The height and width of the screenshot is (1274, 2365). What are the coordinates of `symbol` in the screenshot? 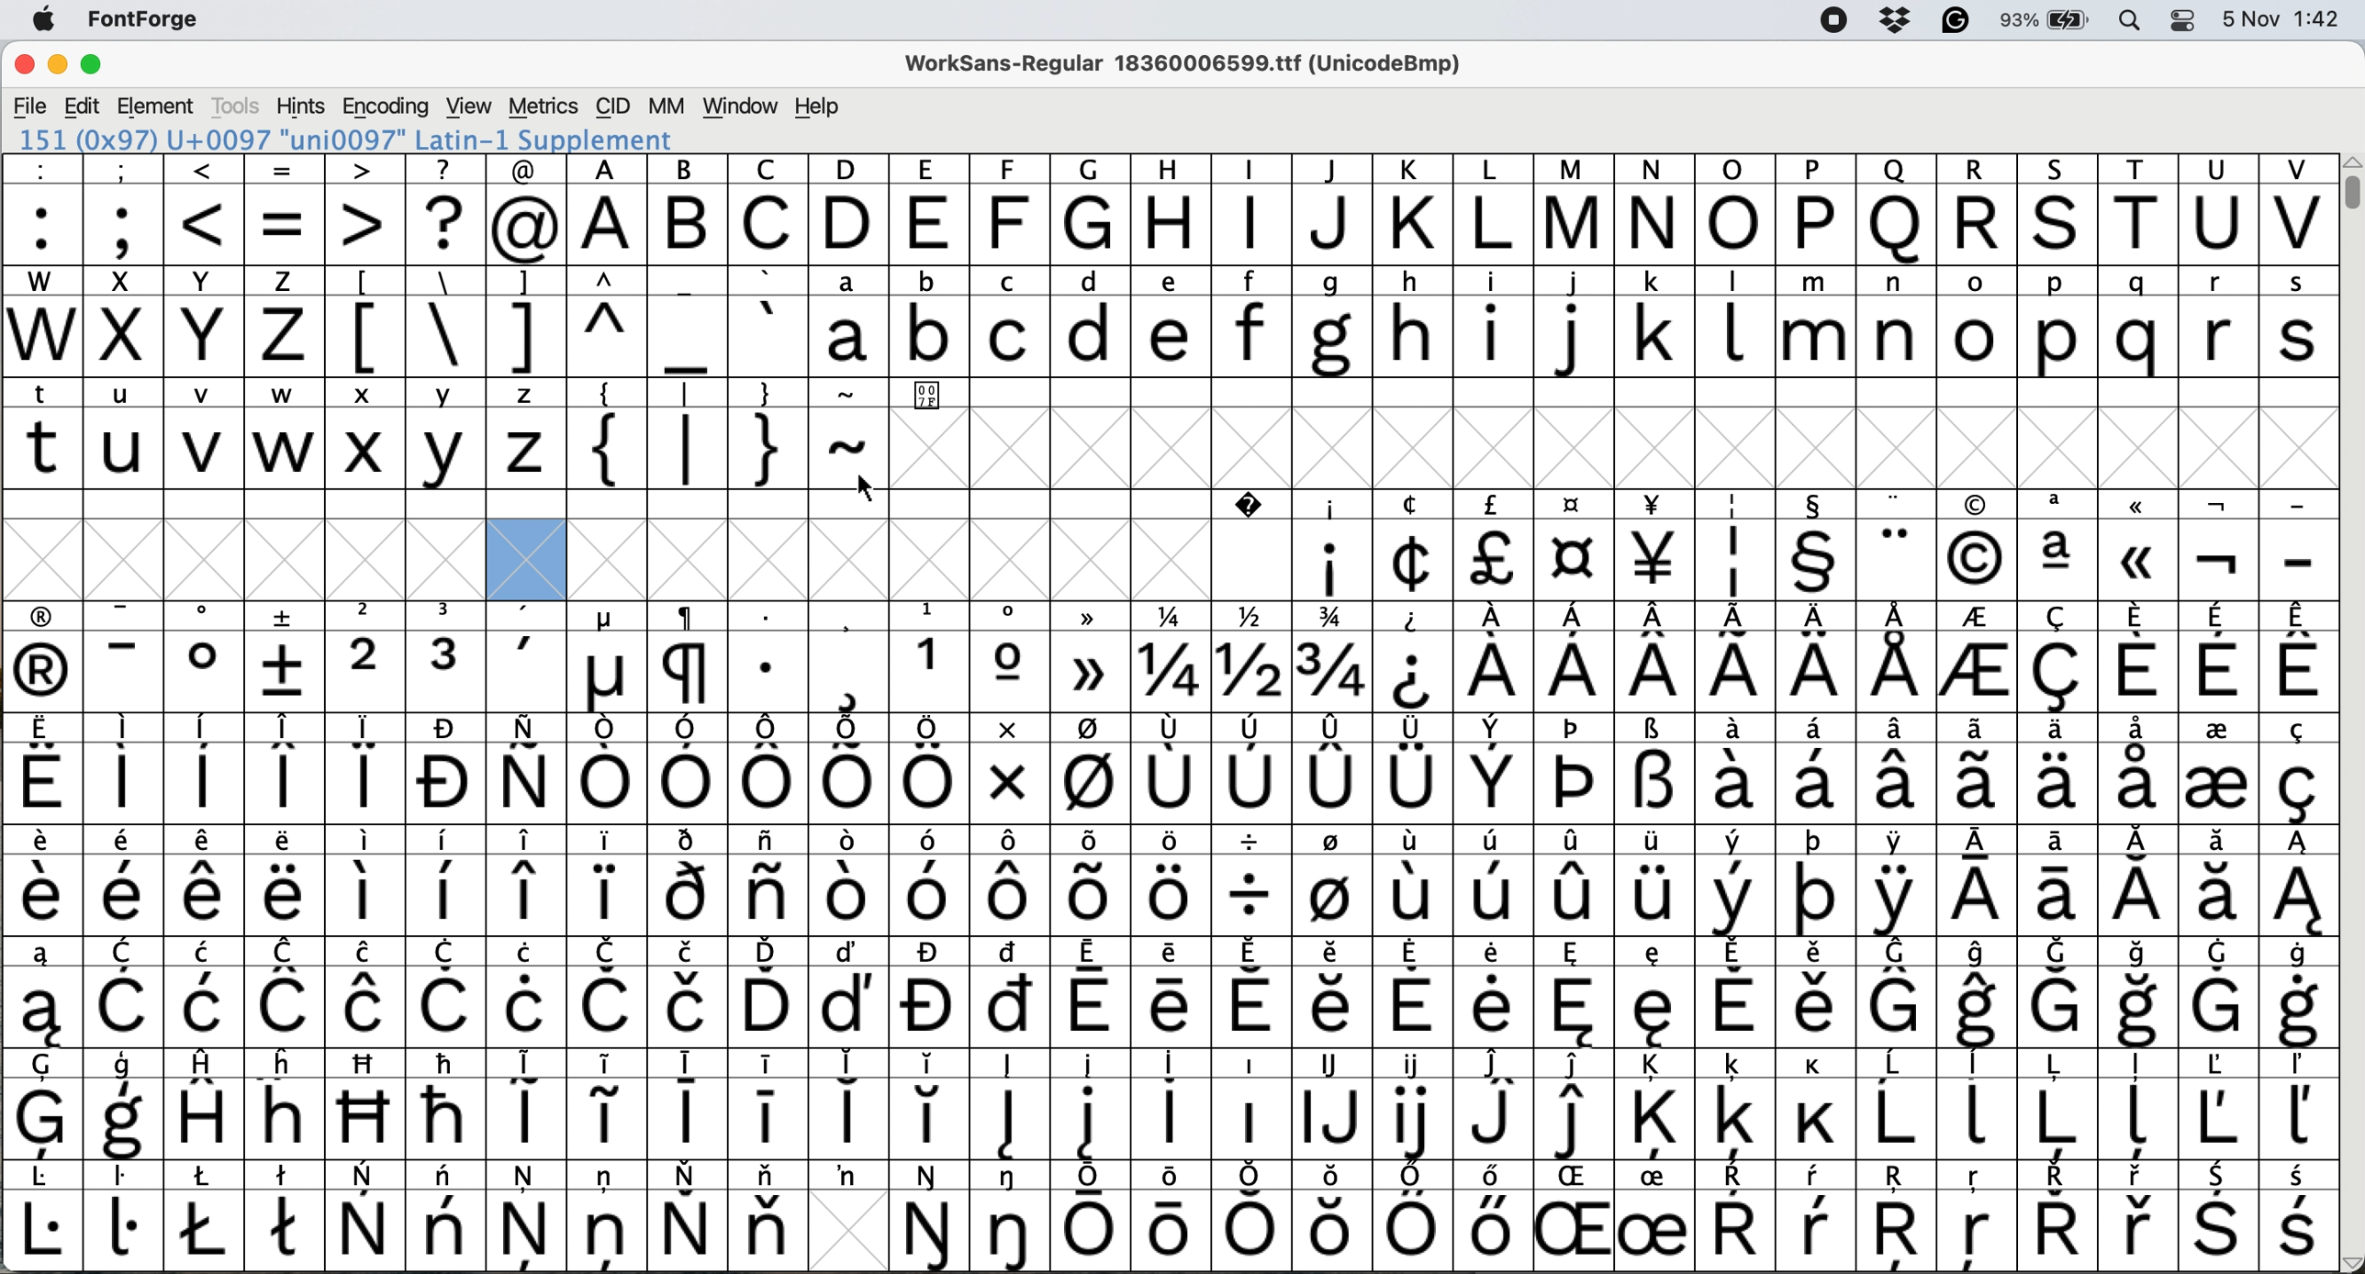 It's located at (1734, 1217).